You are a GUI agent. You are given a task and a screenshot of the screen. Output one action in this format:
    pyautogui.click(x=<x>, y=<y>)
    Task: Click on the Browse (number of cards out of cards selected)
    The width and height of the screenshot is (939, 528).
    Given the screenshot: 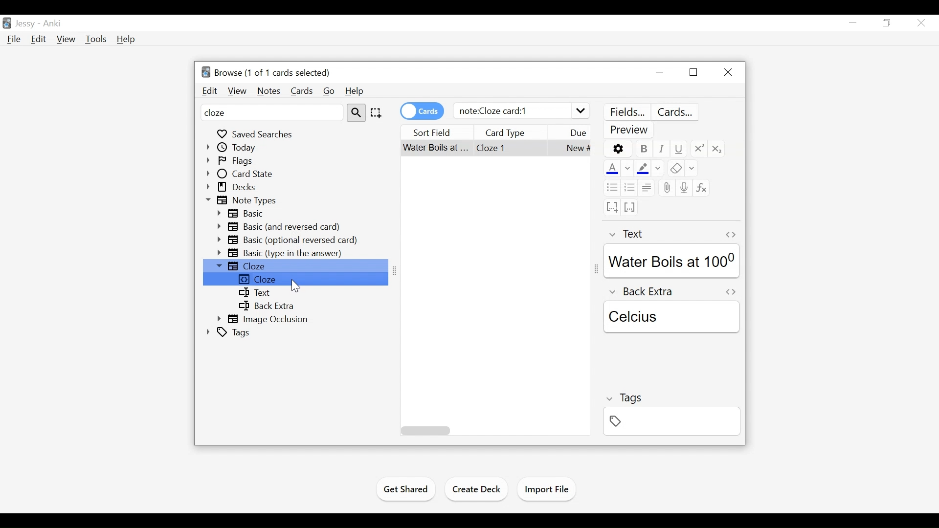 What is the action you would take?
    pyautogui.click(x=266, y=72)
    